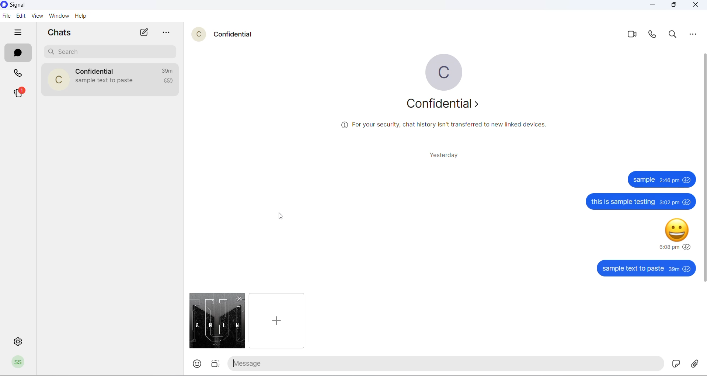  Describe the element at coordinates (20, 5) in the screenshot. I see `application name and logo` at that location.